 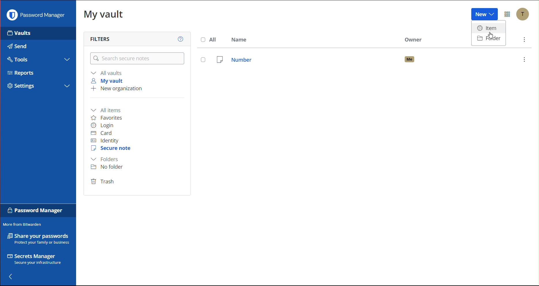 What do you see at coordinates (375, 59) in the screenshot?
I see `Number` at bounding box center [375, 59].